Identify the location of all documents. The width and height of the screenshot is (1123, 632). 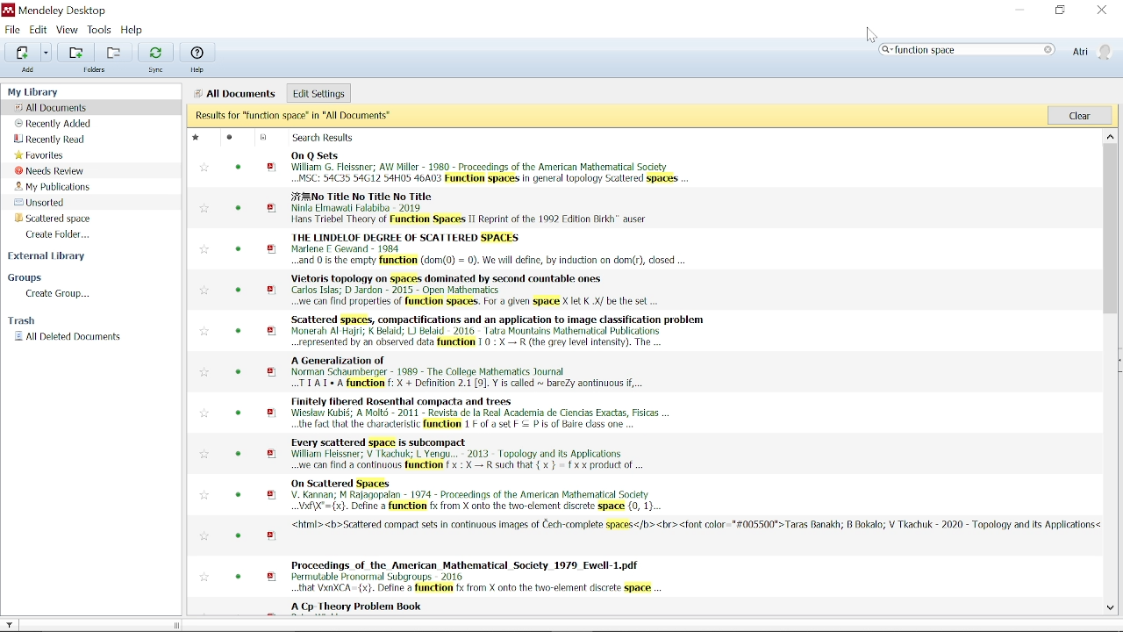
(237, 92).